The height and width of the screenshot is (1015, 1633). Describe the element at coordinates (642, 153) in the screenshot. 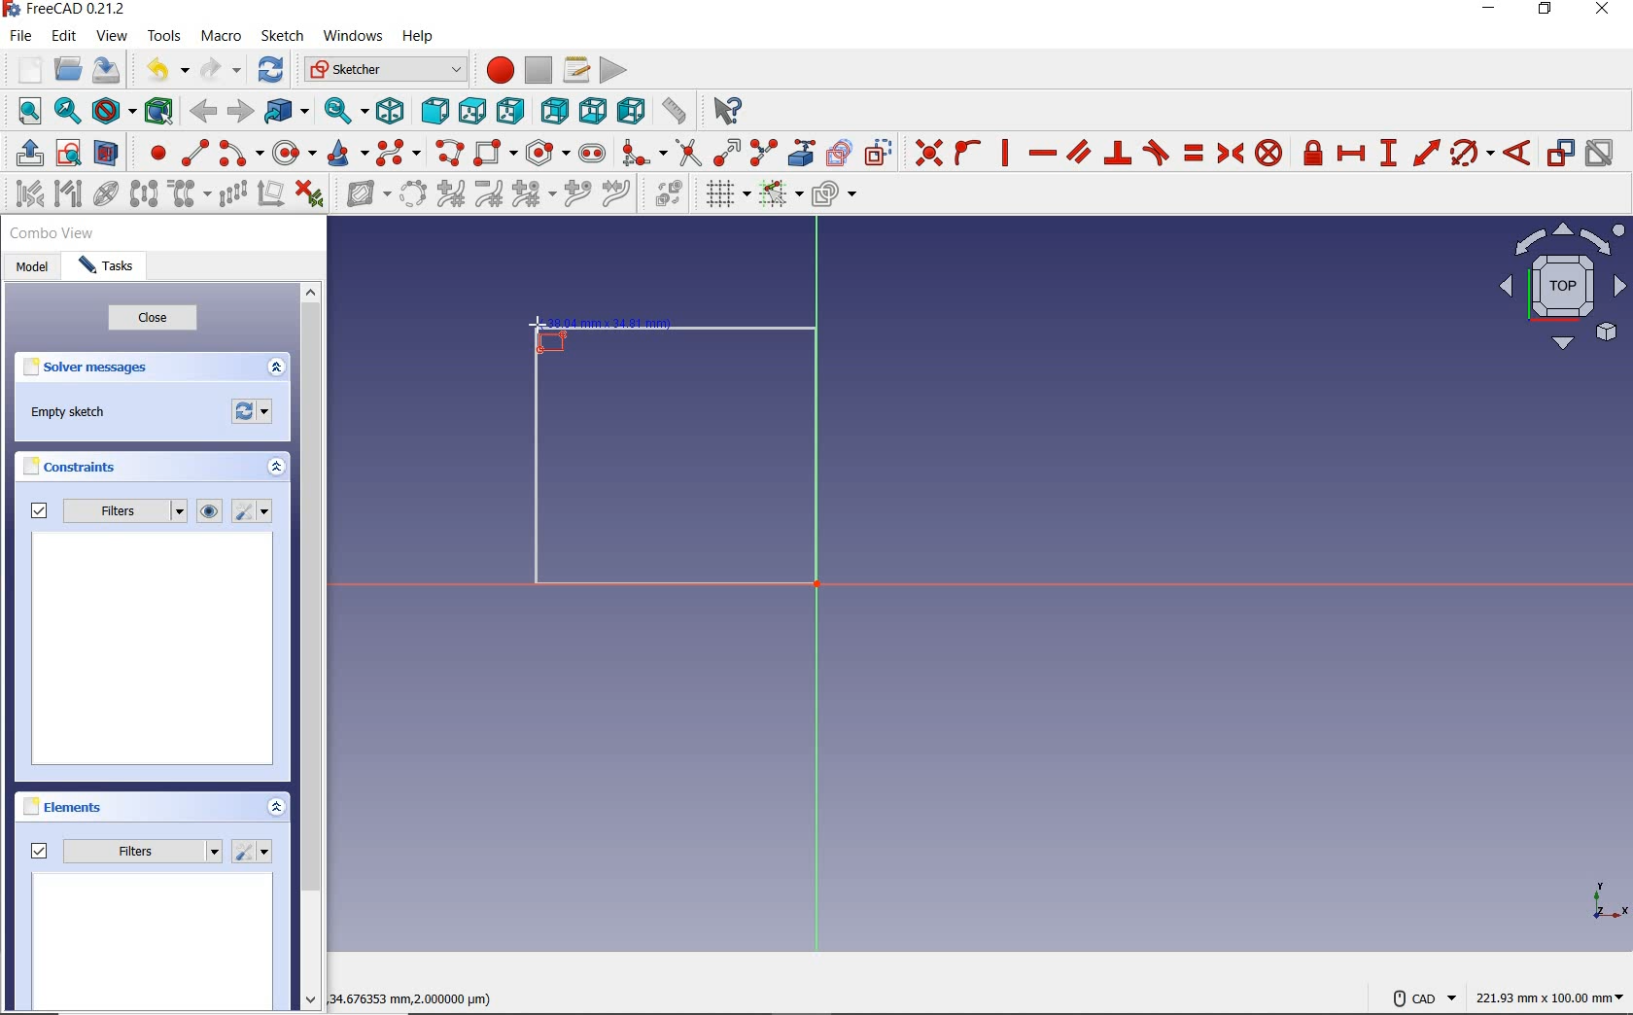

I see `create fillet` at that location.